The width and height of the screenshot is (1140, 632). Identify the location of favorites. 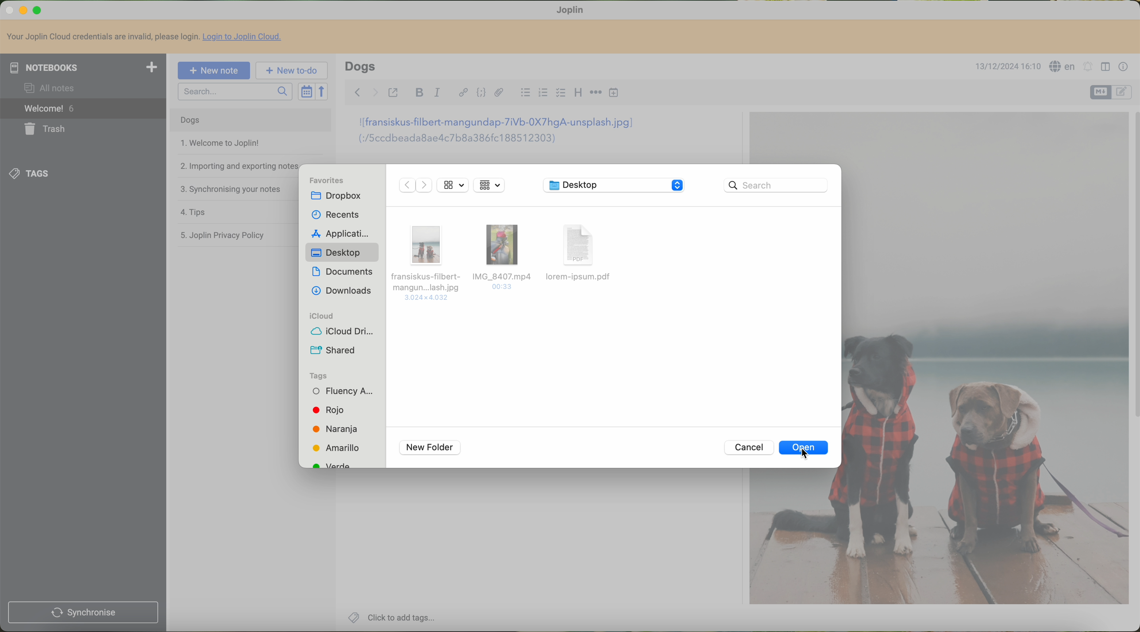
(331, 180).